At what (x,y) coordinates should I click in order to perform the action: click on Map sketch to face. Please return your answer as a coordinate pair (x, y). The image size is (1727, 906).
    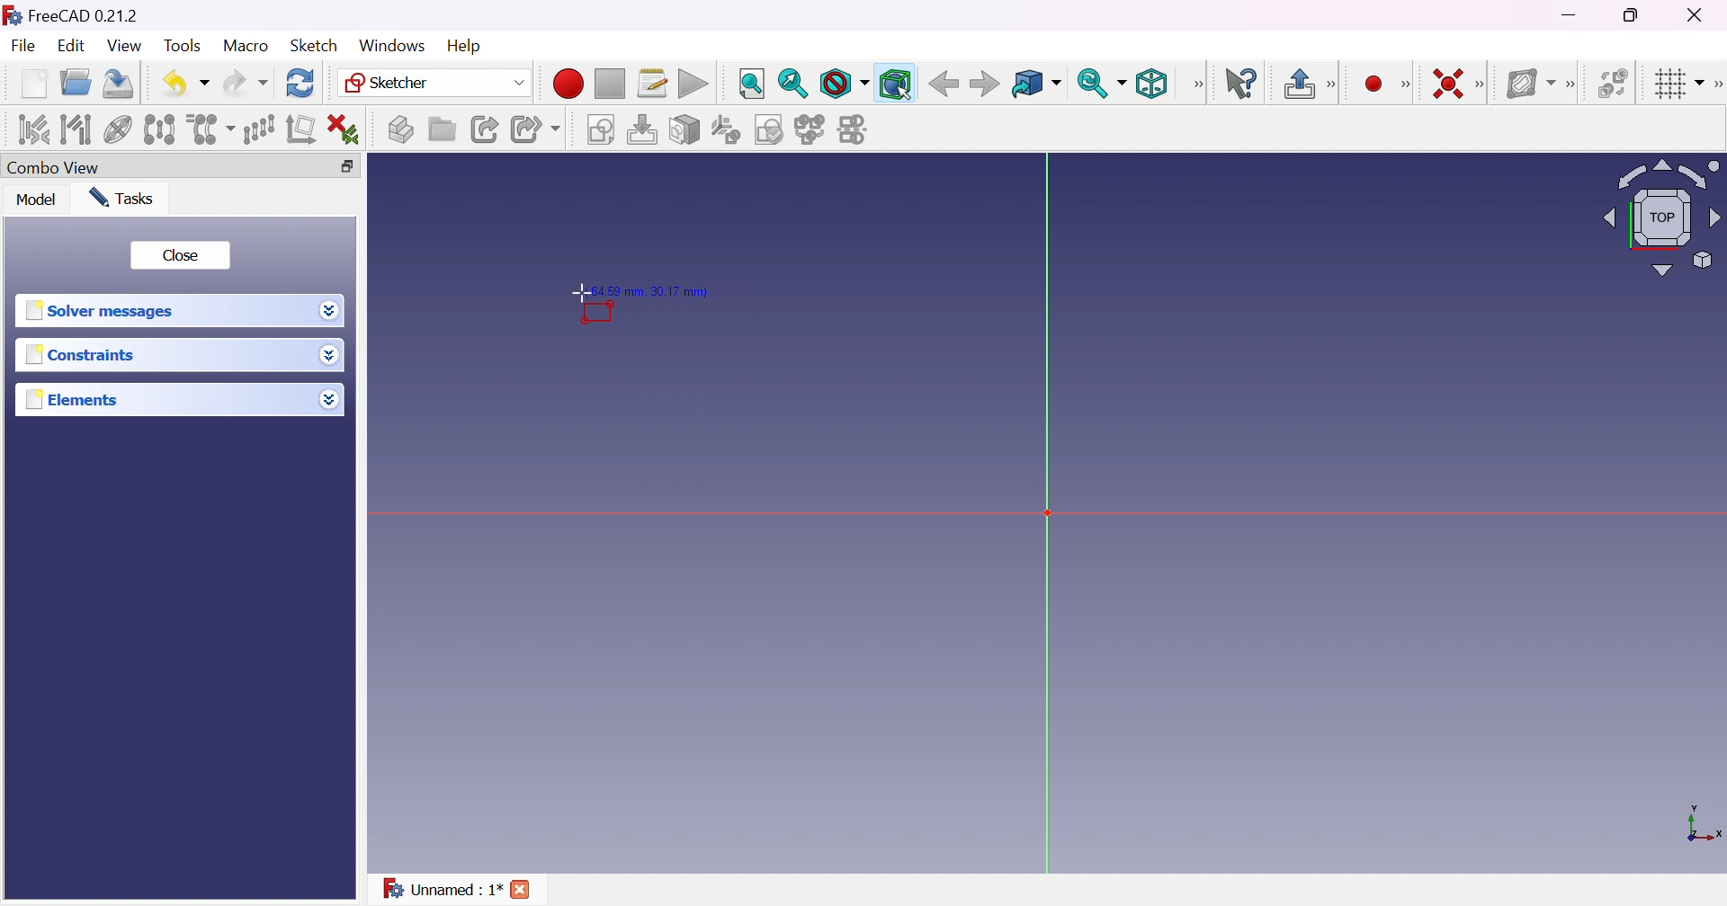
    Looking at the image, I should click on (684, 129).